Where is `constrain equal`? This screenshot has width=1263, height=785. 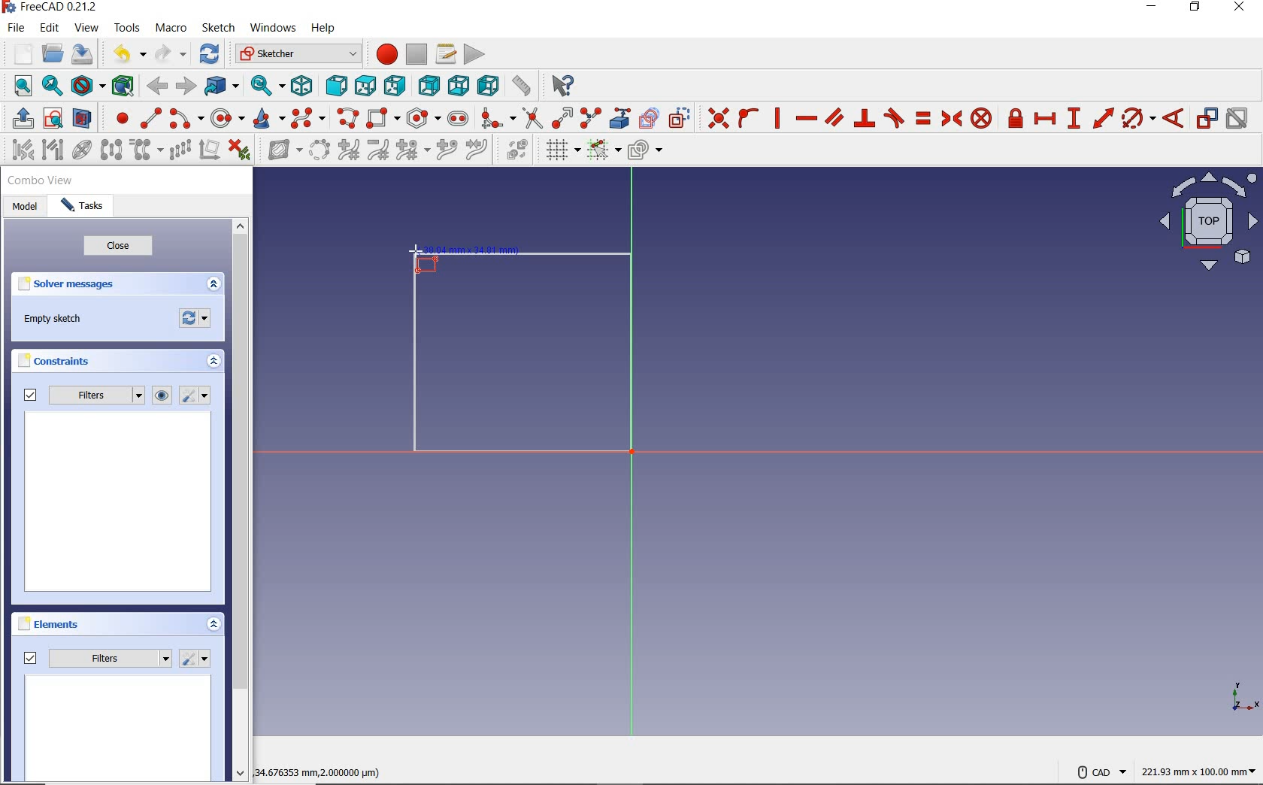
constrain equal is located at coordinates (922, 118).